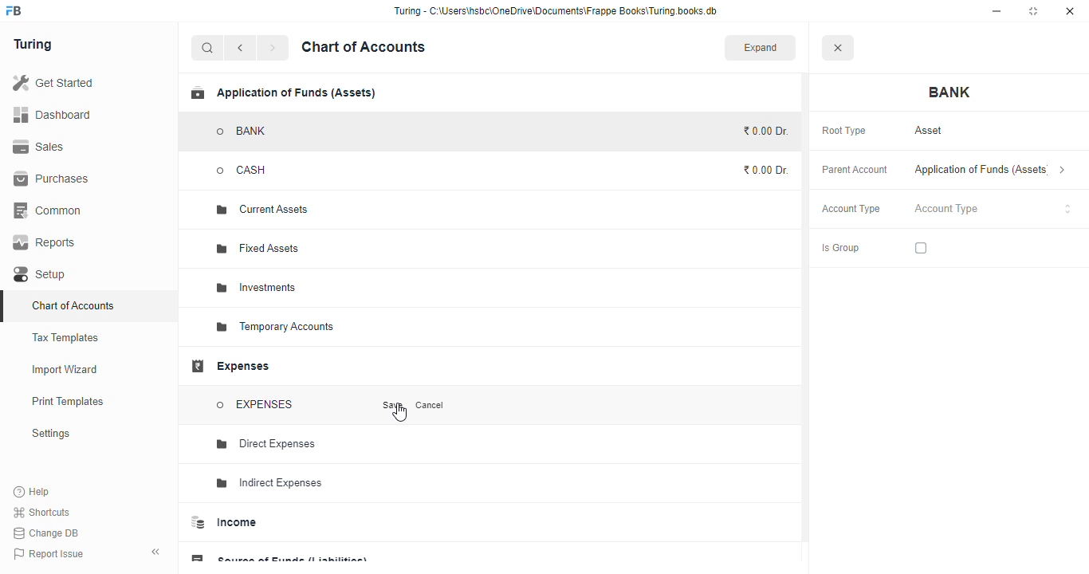  Describe the element at coordinates (41, 274) in the screenshot. I see `setup` at that location.